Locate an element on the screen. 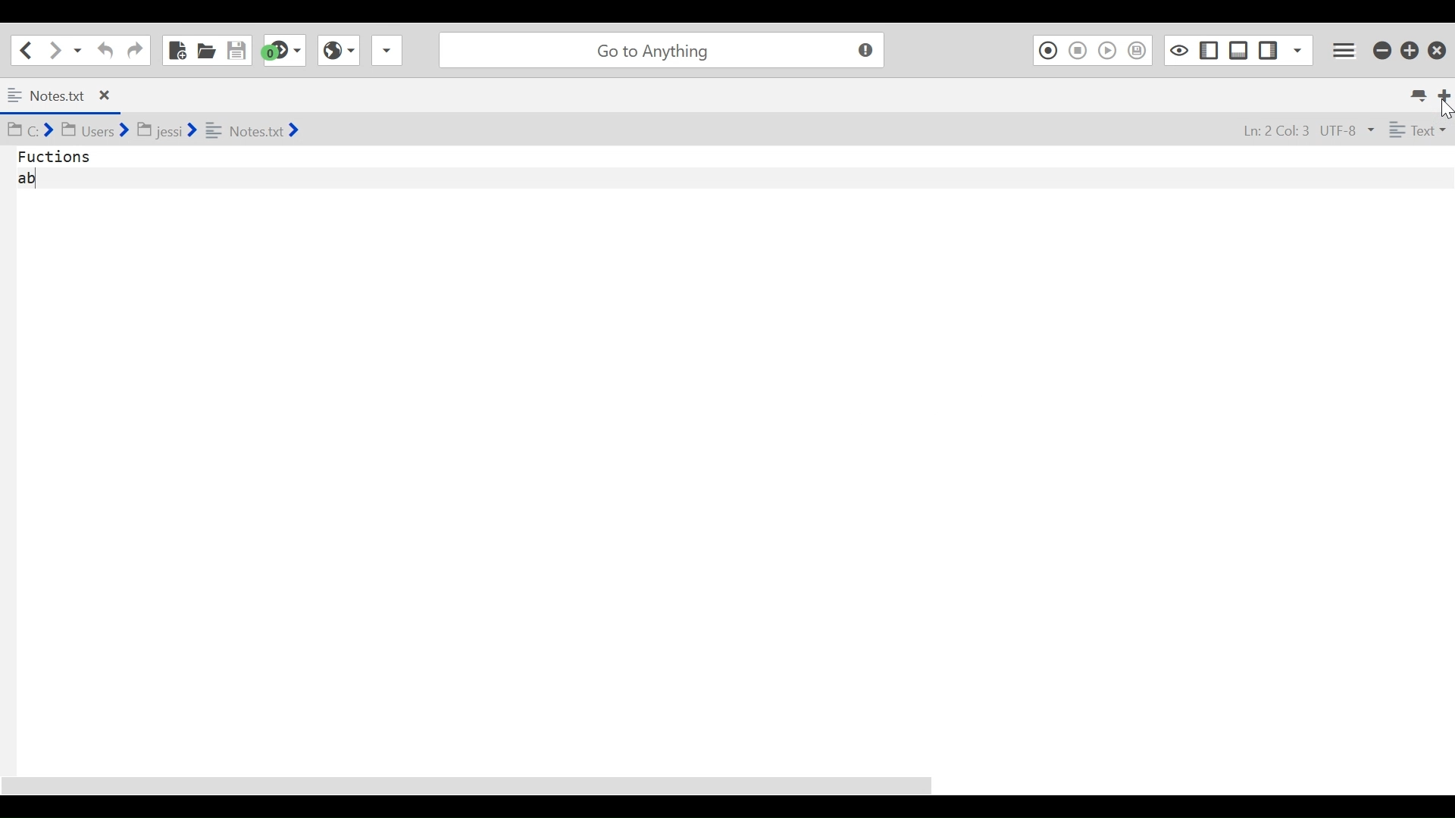 This screenshot has width=1455, height=818. View Browser is located at coordinates (339, 51).